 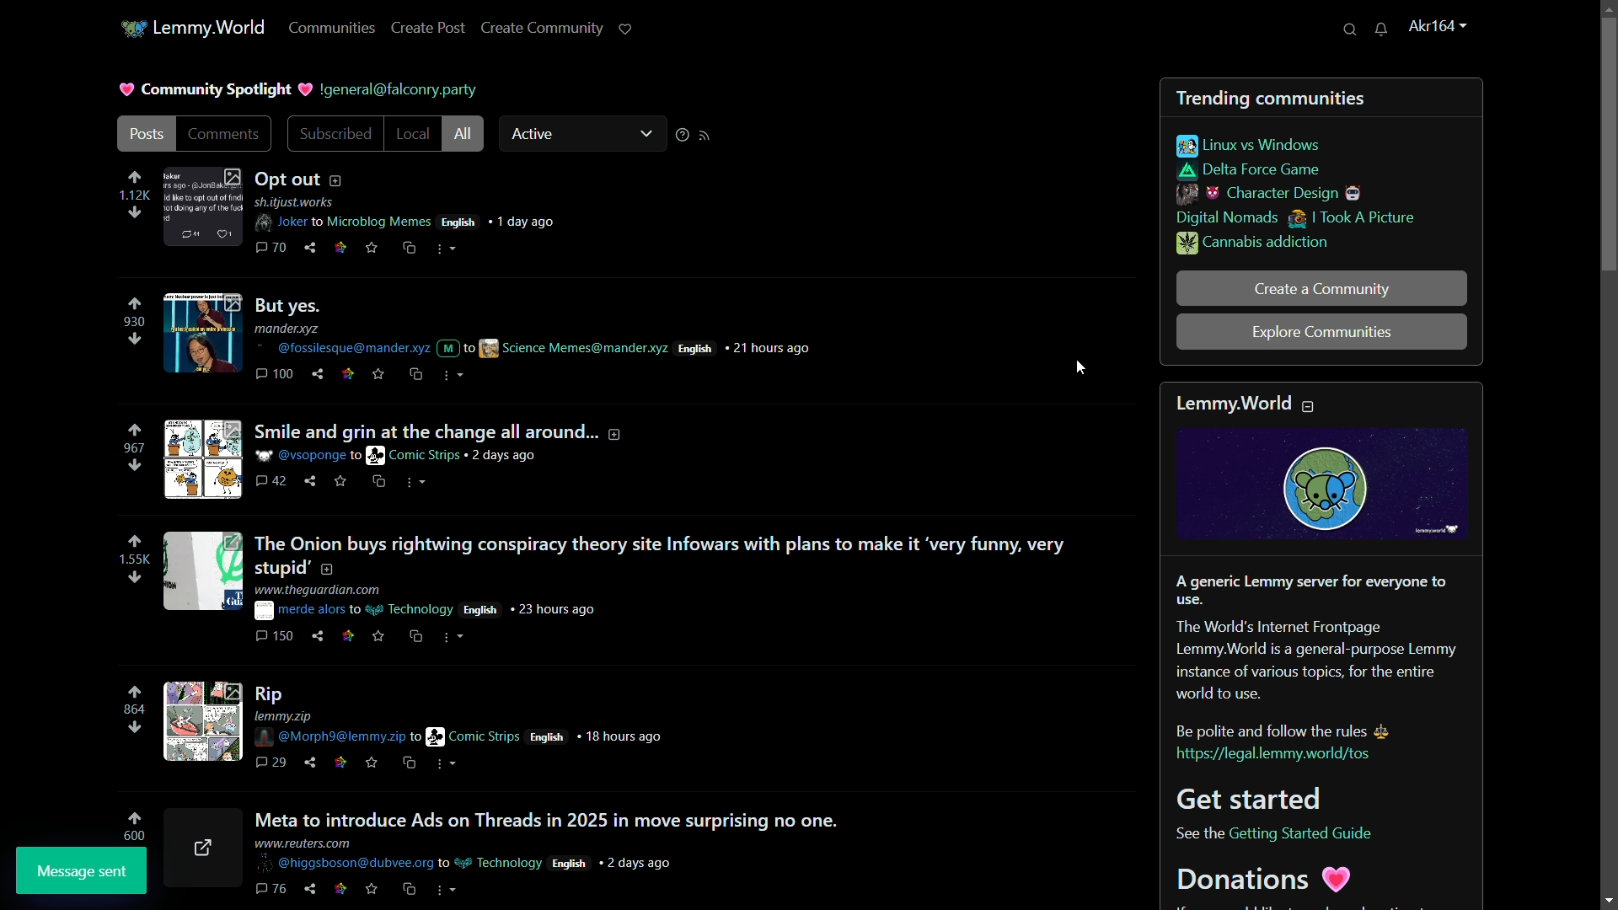 I want to click on downvote, so click(x=134, y=340).